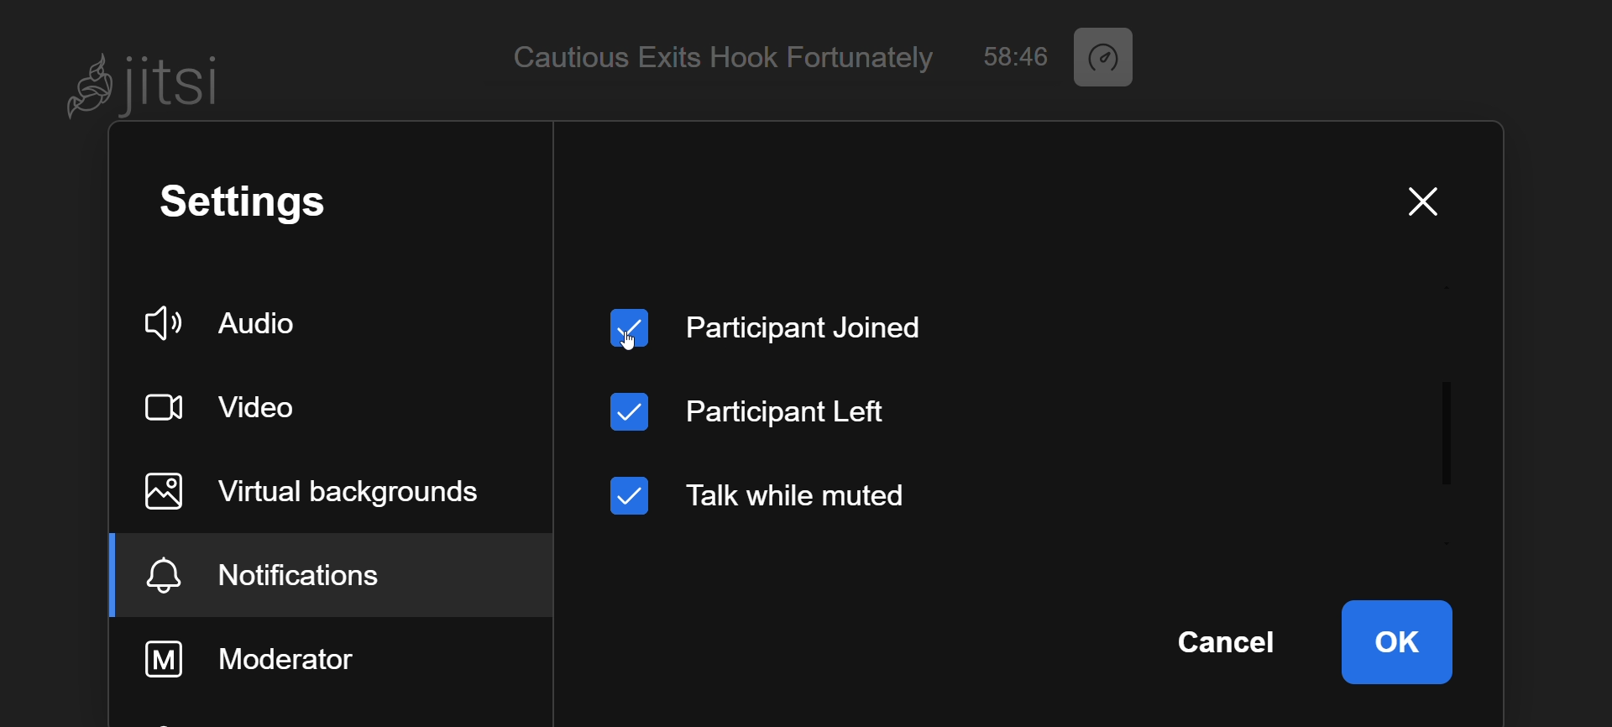  Describe the element at coordinates (235, 406) in the screenshot. I see `video` at that location.